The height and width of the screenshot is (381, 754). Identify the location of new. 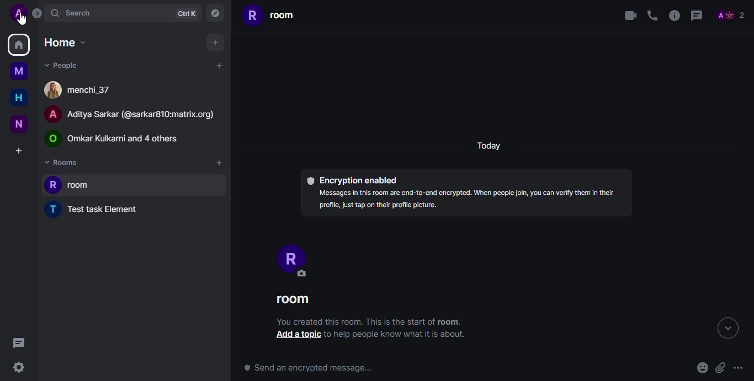
(20, 123).